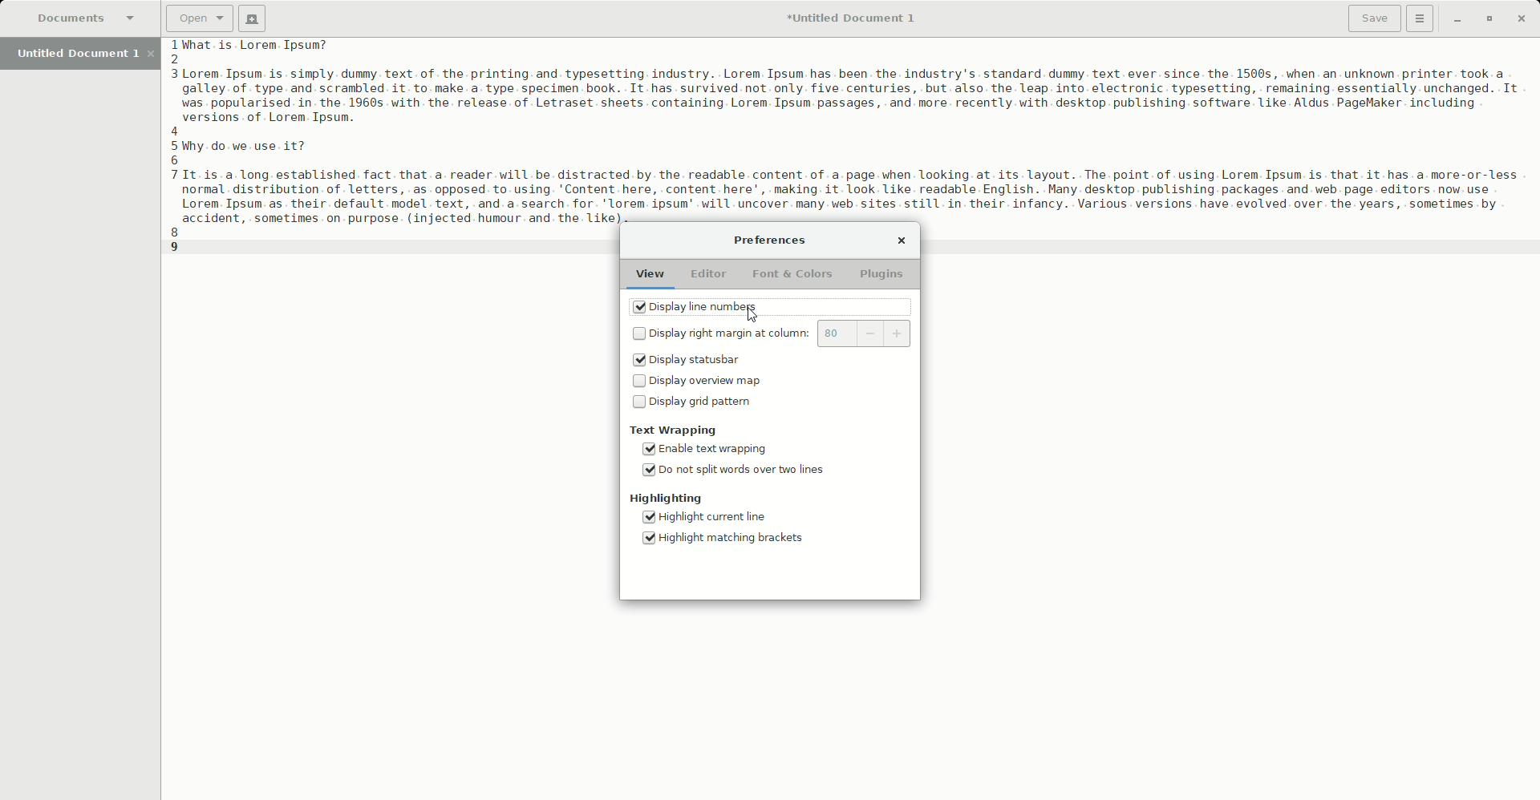 This screenshot has height=800, width=1540. Describe the element at coordinates (1521, 18) in the screenshot. I see `Close` at that location.